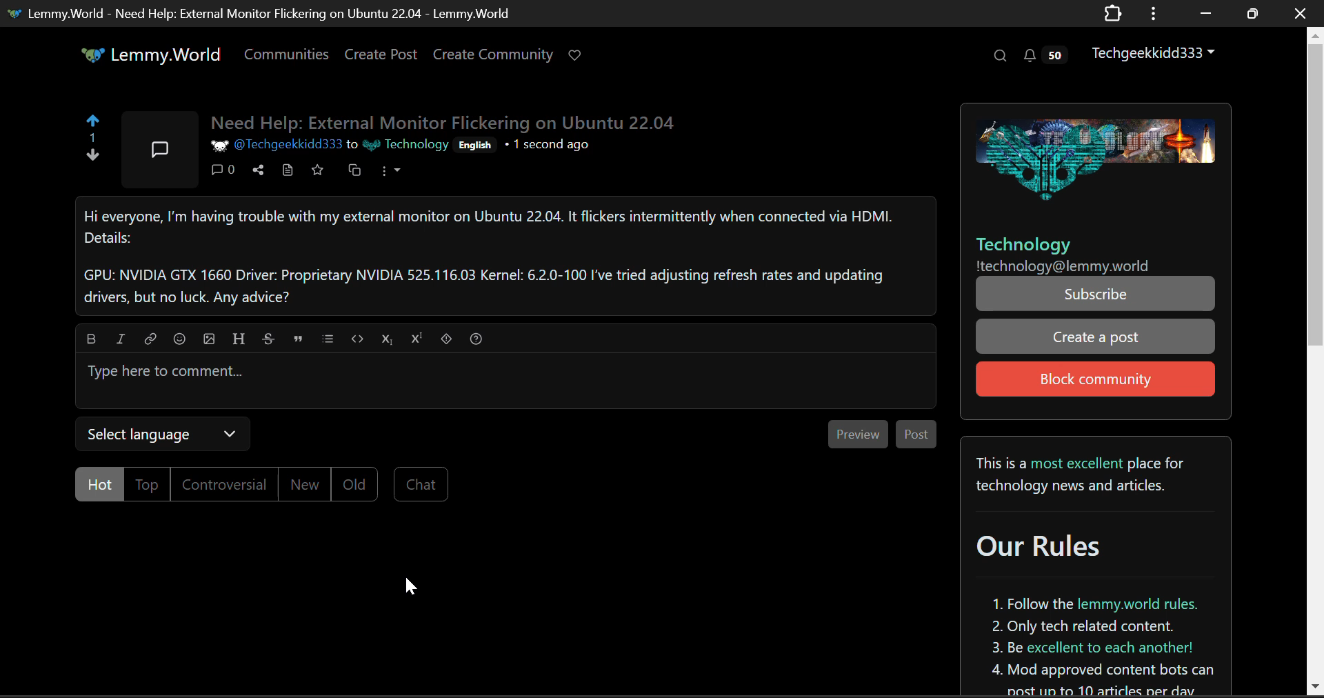 The width and height of the screenshot is (1324, 698). I want to click on Select Language, so click(162, 435).